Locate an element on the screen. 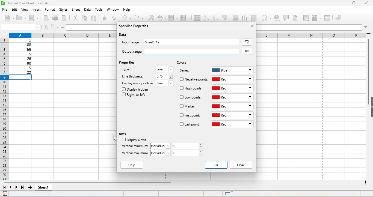 Image resolution: width=373 pixels, height=197 pixels. properties is located at coordinates (128, 64).